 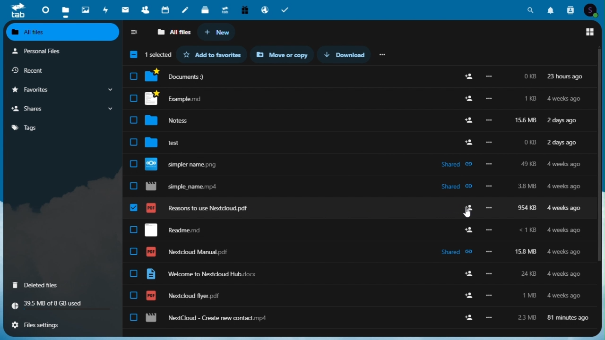 I want to click on  add user, so click(x=469, y=100).